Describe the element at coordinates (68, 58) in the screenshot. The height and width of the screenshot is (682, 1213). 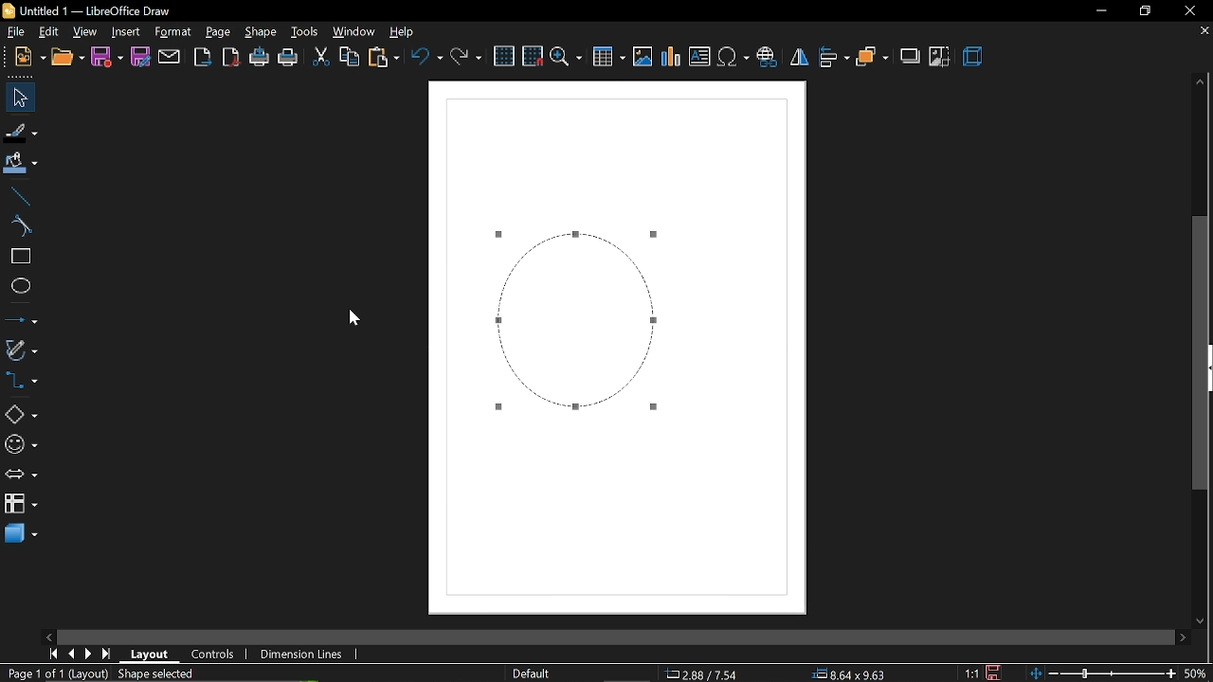
I see `new` at that location.